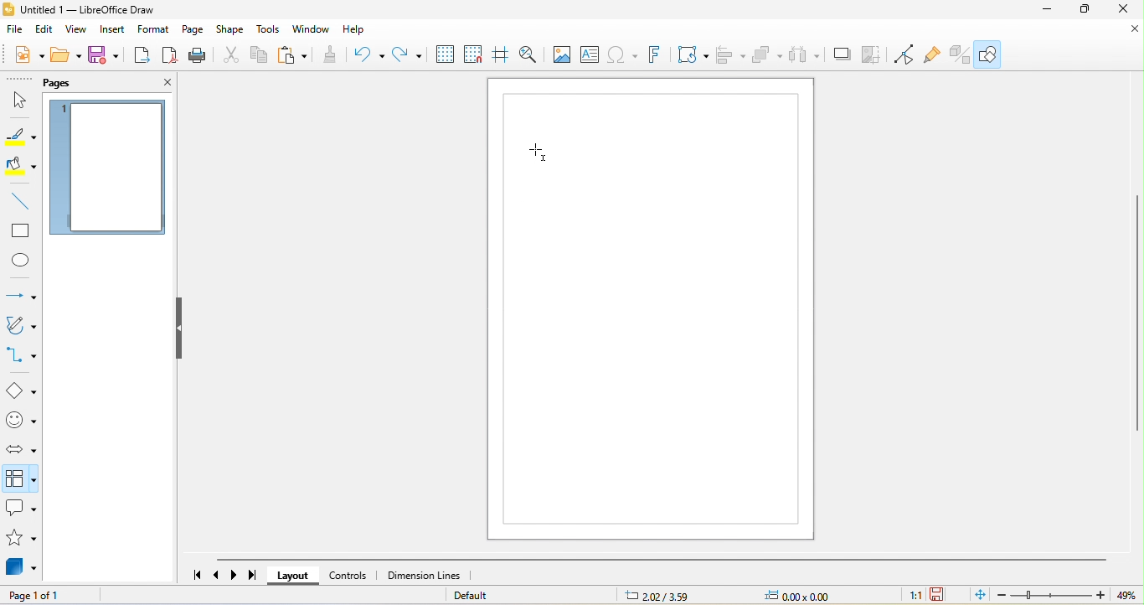 This screenshot has height=605, width=1144. Describe the element at coordinates (485, 595) in the screenshot. I see `default` at that location.